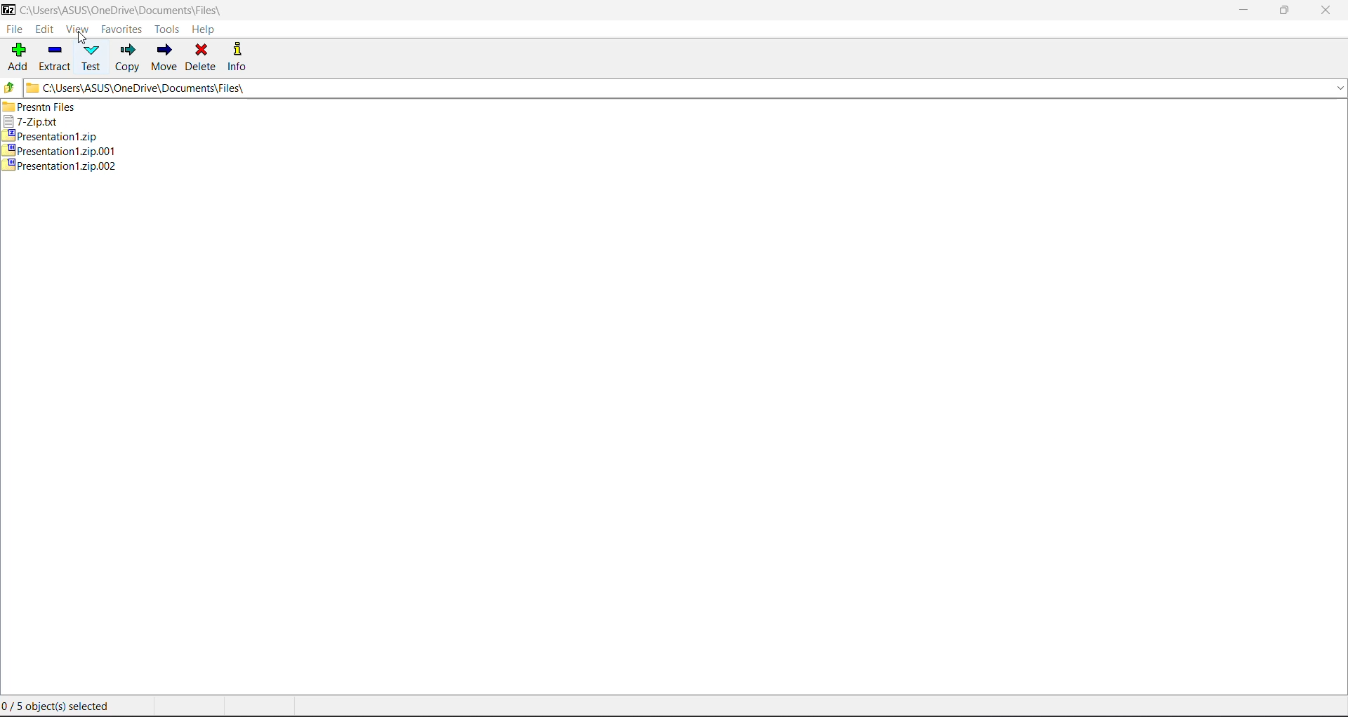 The image size is (1348, 717). What do you see at coordinates (201, 58) in the screenshot?
I see `Delete` at bounding box center [201, 58].